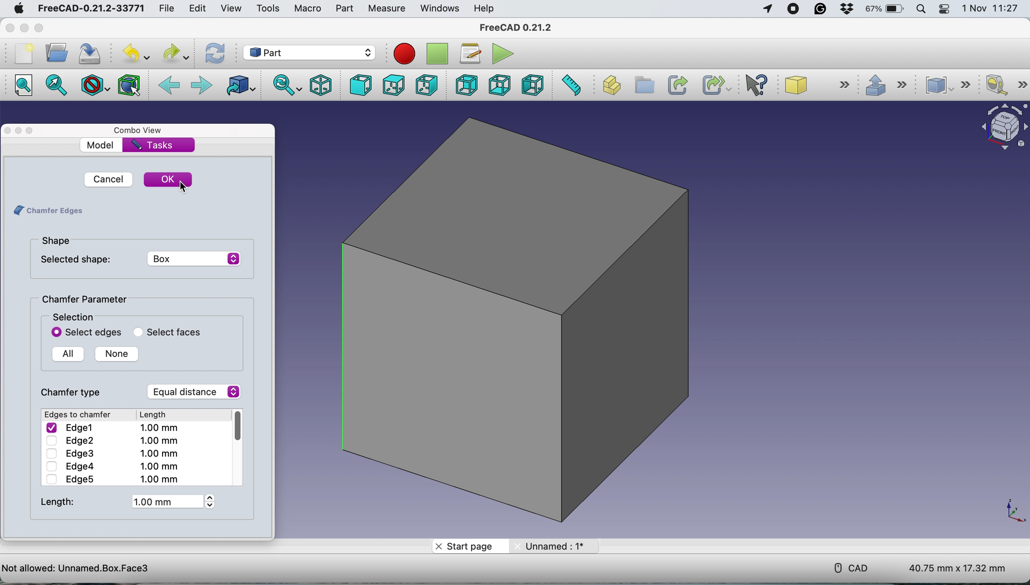  I want to click on grammarly, so click(821, 9).